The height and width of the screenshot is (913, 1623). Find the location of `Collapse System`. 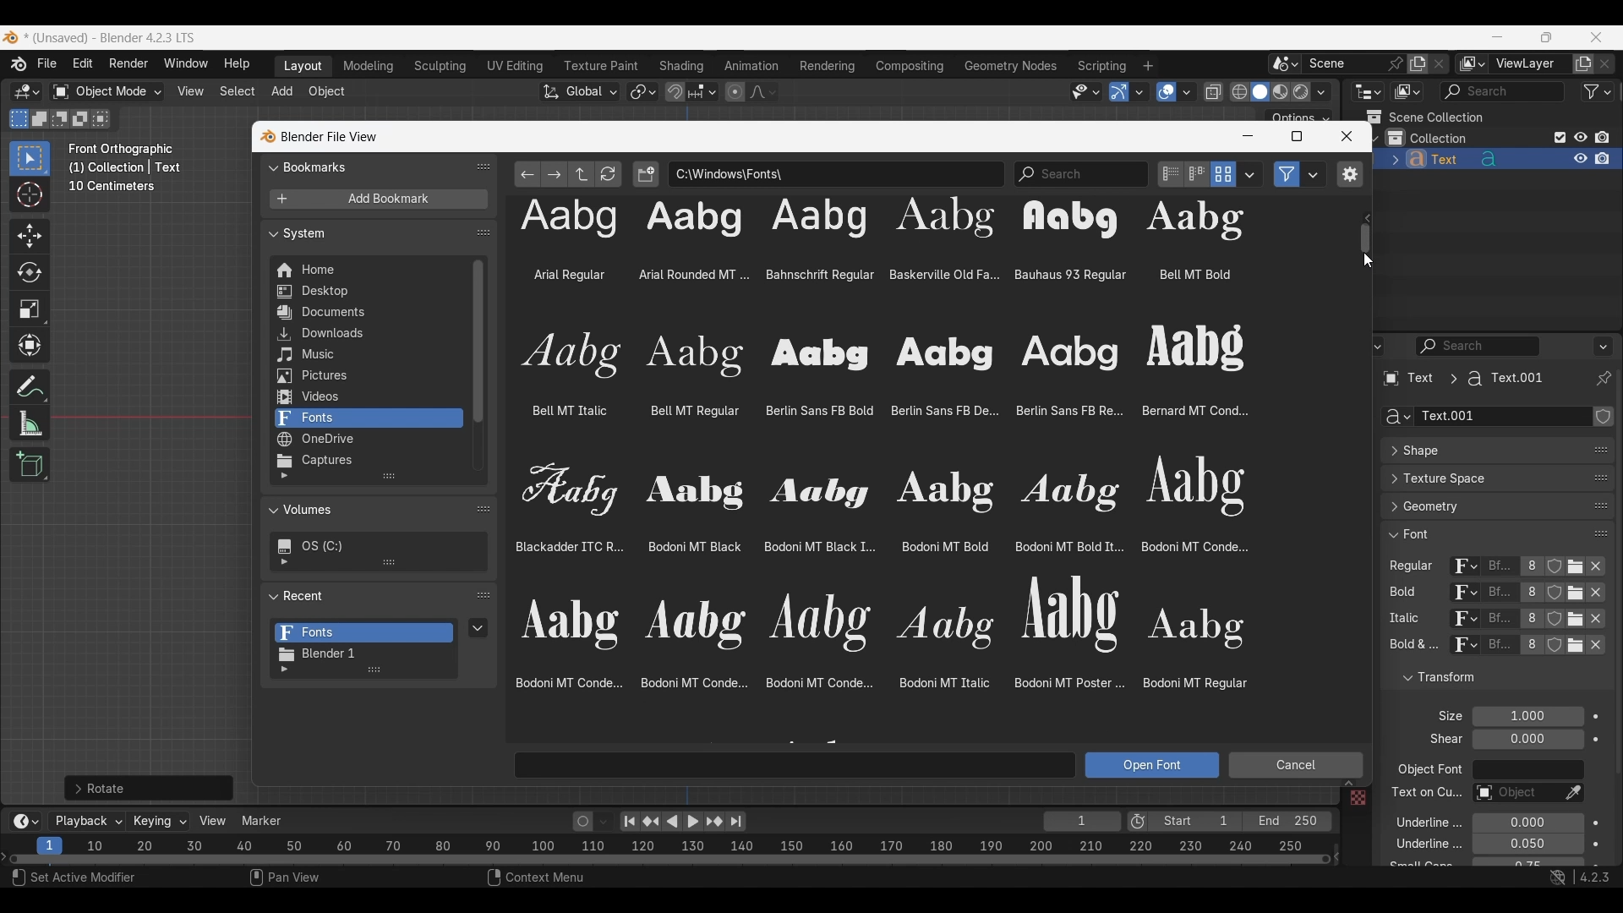

Collapse System is located at coordinates (367, 232).